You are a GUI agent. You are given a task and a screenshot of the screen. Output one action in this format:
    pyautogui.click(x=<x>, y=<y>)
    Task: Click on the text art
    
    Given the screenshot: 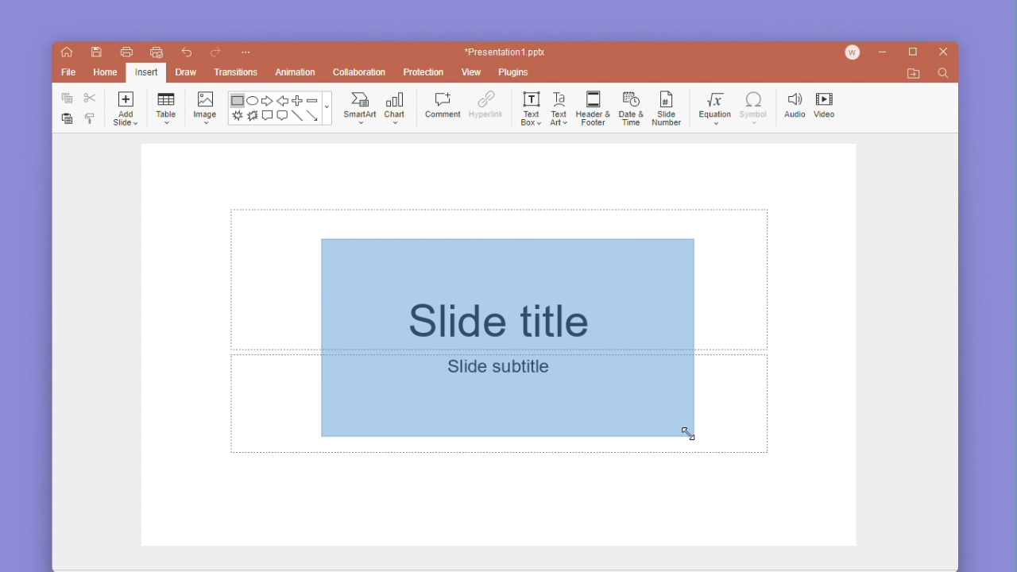 What is the action you would take?
    pyautogui.click(x=559, y=106)
    